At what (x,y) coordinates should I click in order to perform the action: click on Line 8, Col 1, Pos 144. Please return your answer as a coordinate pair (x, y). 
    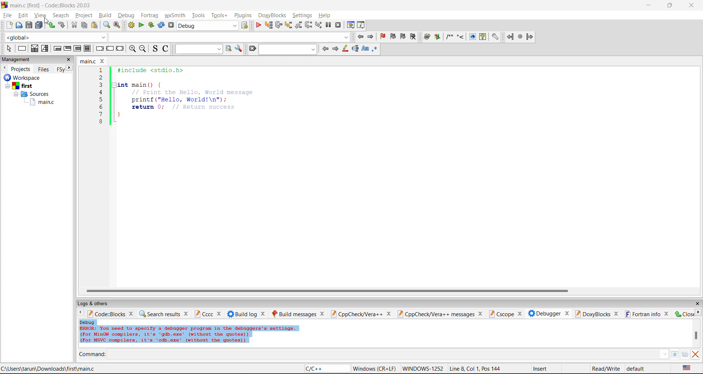
    Looking at the image, I should click on (475, 369).